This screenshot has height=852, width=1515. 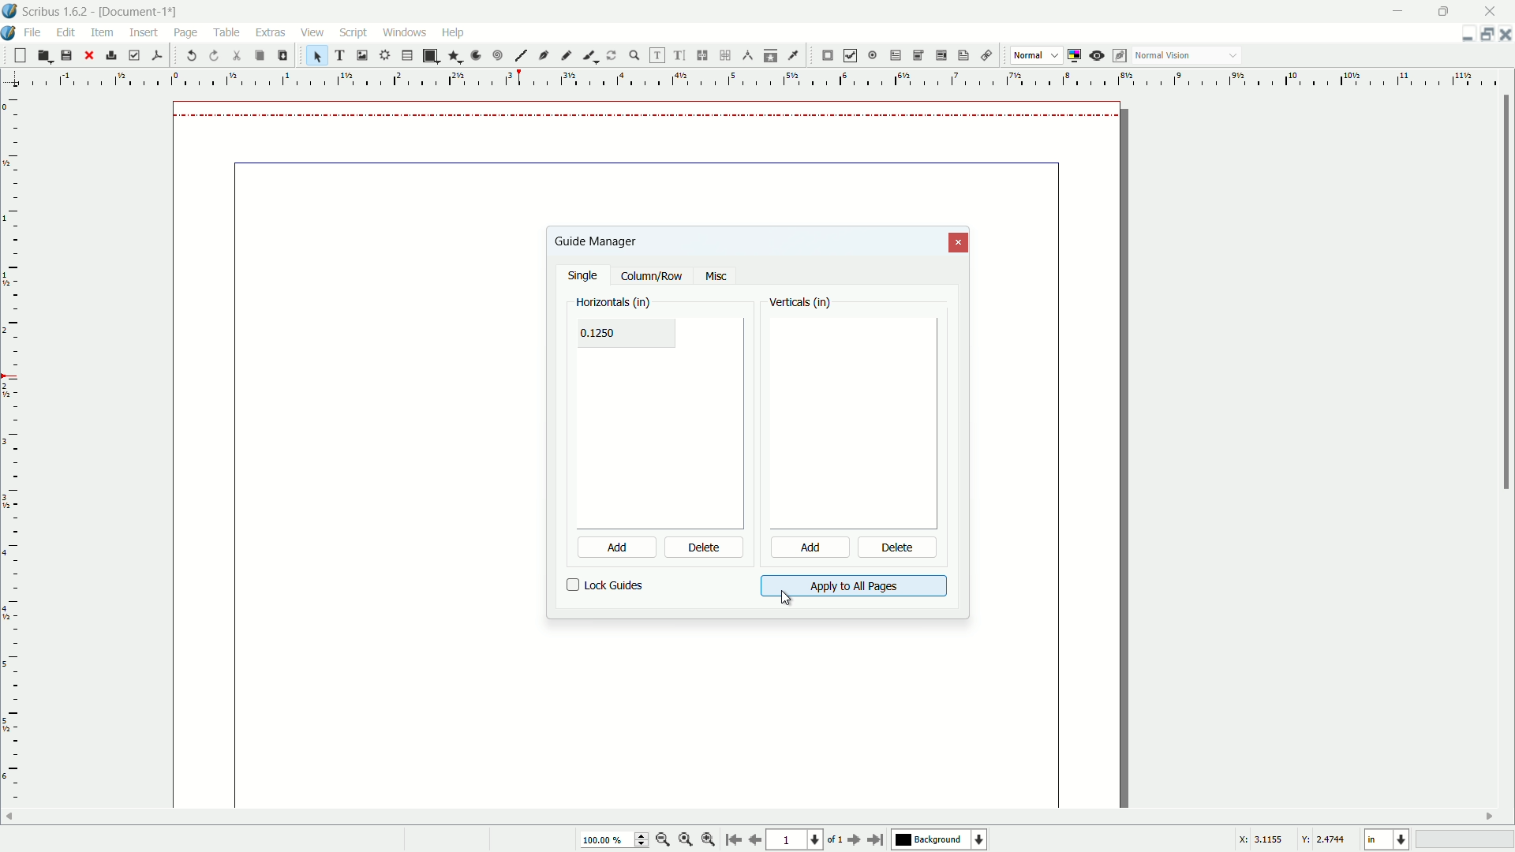 What do you see at coordinates (1483, 34) in the screenshot?
I see `change layout` at bounding box center [1483, 34].